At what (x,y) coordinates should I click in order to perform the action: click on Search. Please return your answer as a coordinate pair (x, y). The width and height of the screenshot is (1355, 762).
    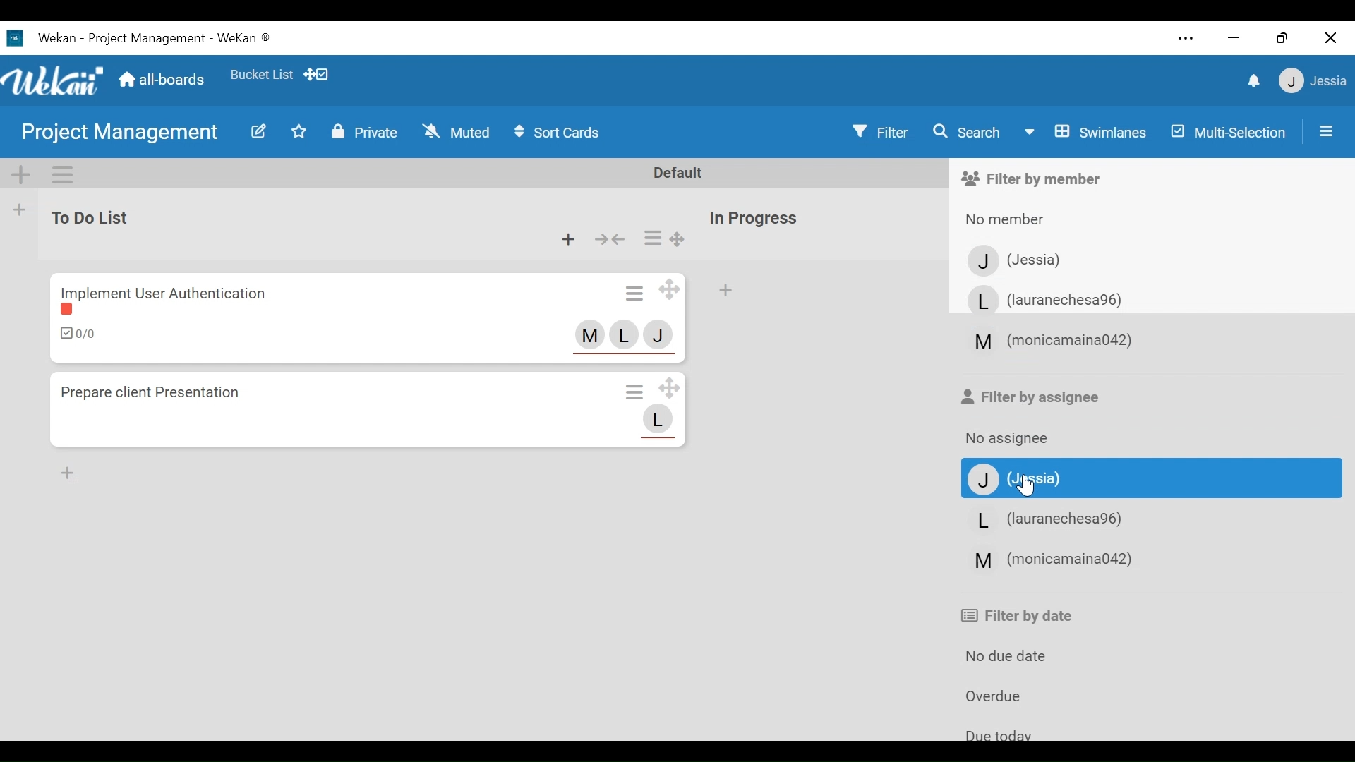
    Looking at the image, I should click on (968, 132).